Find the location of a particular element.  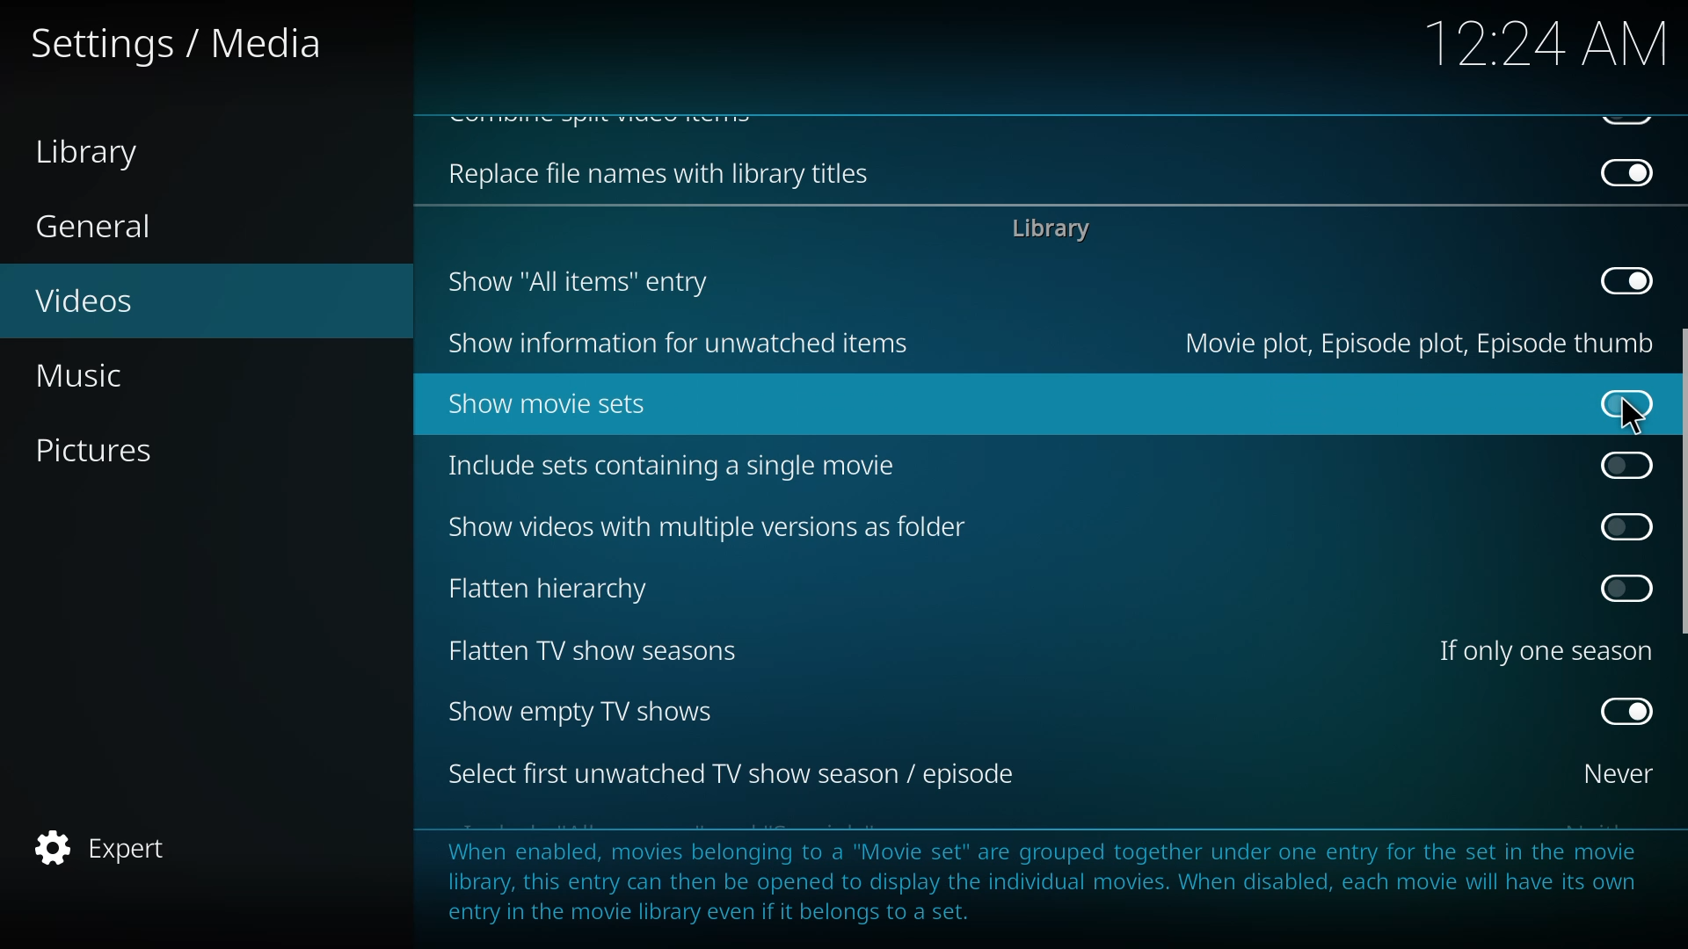

one season is located at coordinates (1544, 649).